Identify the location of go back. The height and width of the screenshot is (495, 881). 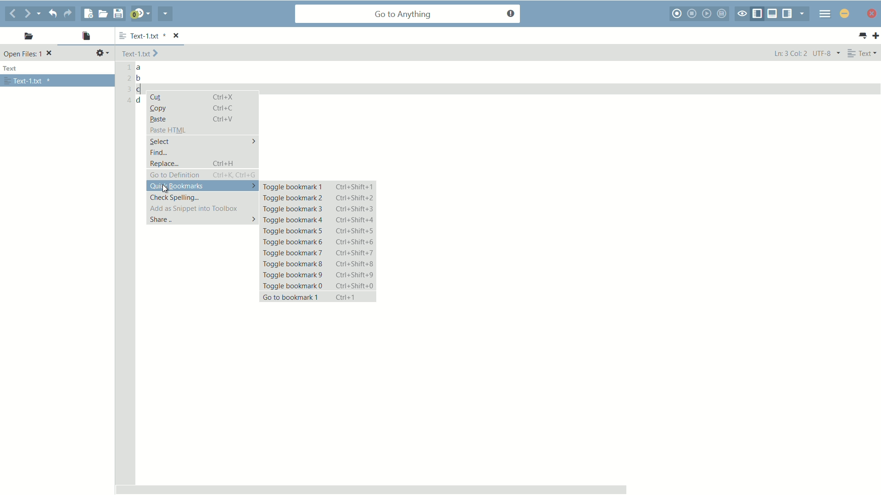
(12, 13).